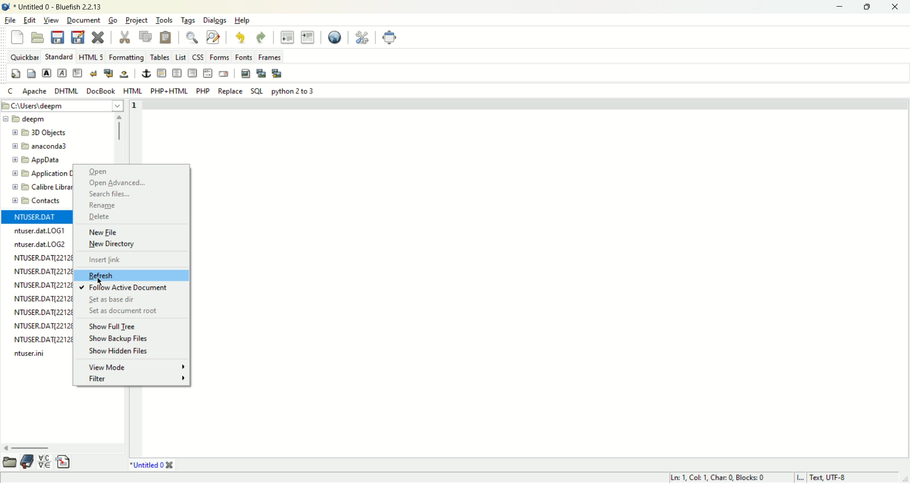 This screenshot has height=483, width=910. I want to click on horizontal rule, so click(163, 72).